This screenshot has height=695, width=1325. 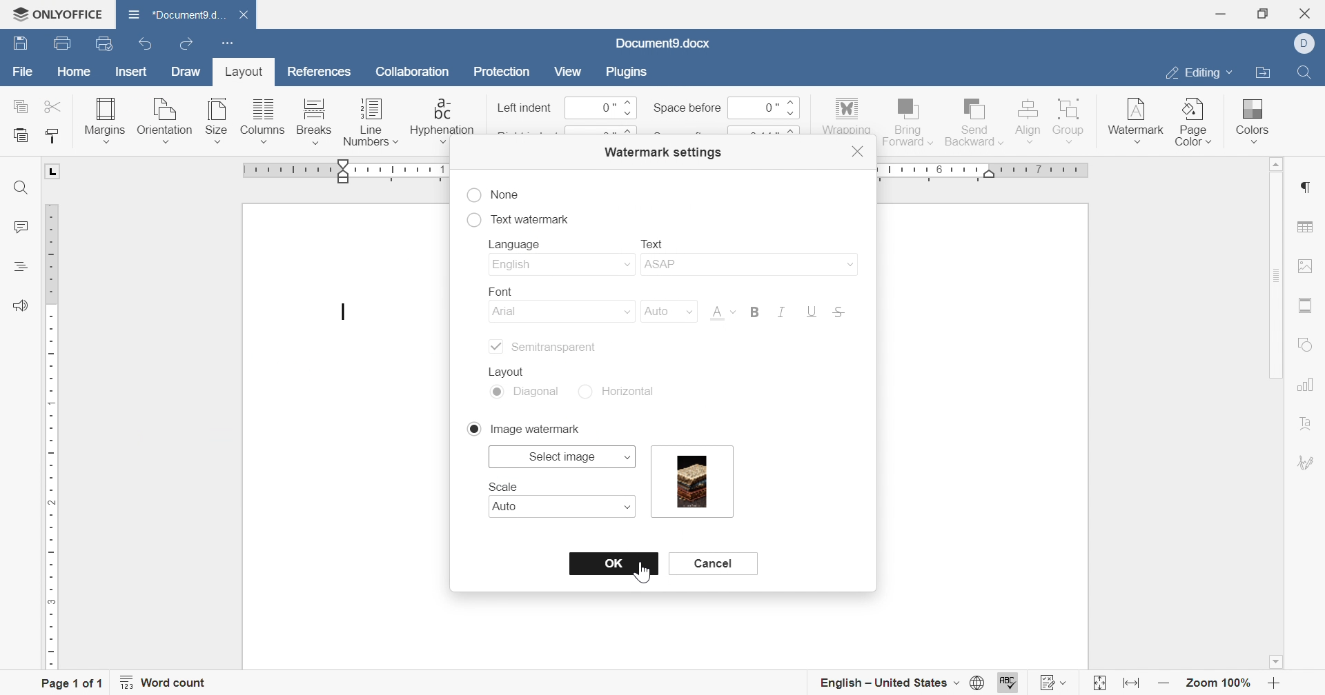 What do you see at coordinates (661, 151) in the screenshot?
I see `watermark settings` at bounding box center [661, 151].